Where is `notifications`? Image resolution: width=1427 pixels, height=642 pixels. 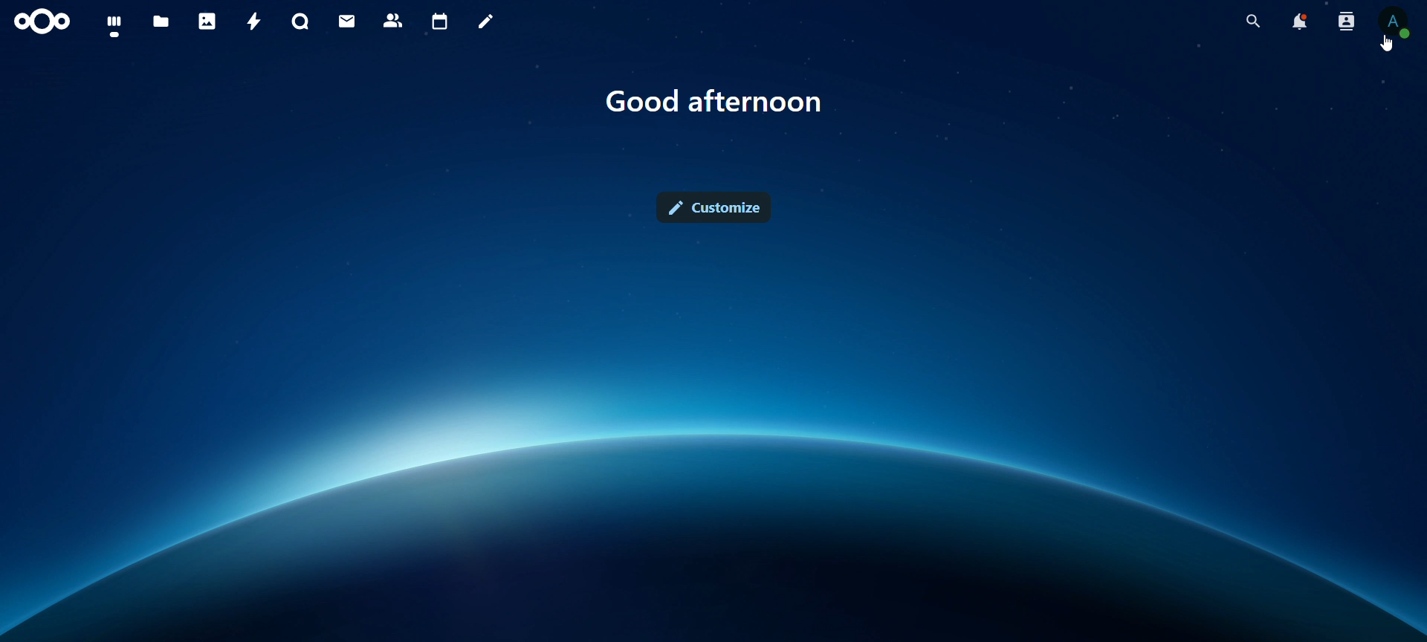
notifications is located at coordinates (1298, 22).